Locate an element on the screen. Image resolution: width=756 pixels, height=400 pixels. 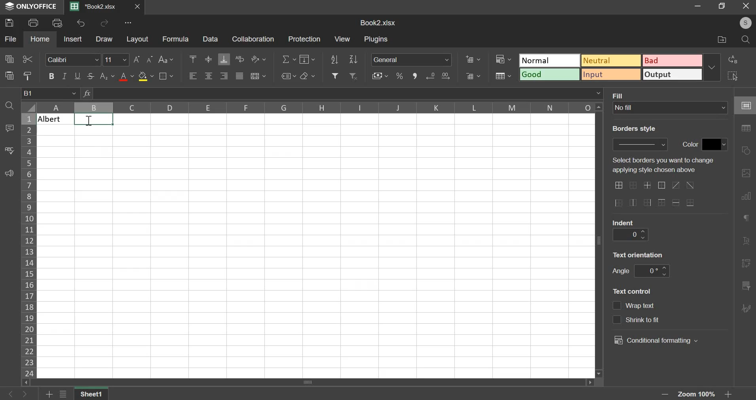
insert is located at coordinates (72, 39).